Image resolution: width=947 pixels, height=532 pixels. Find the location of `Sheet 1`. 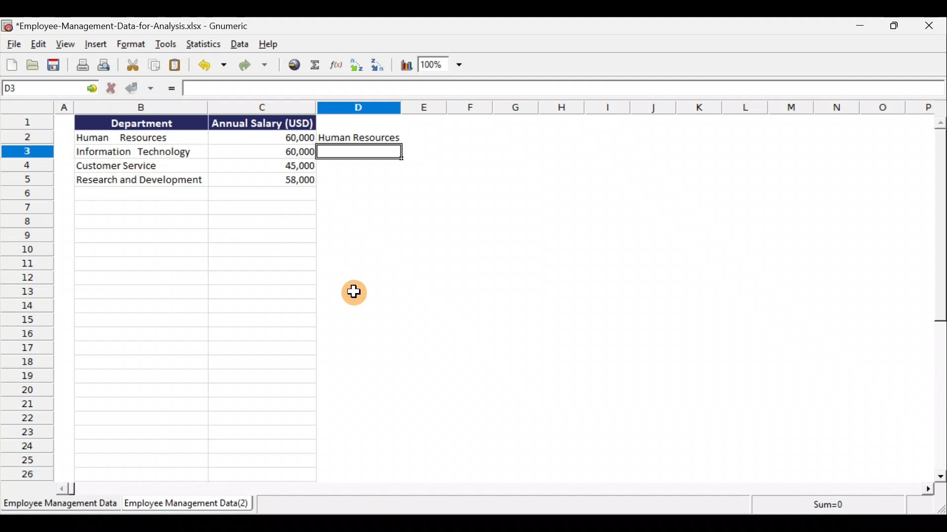

Sheet 1 is located at coordinates (59, 504).